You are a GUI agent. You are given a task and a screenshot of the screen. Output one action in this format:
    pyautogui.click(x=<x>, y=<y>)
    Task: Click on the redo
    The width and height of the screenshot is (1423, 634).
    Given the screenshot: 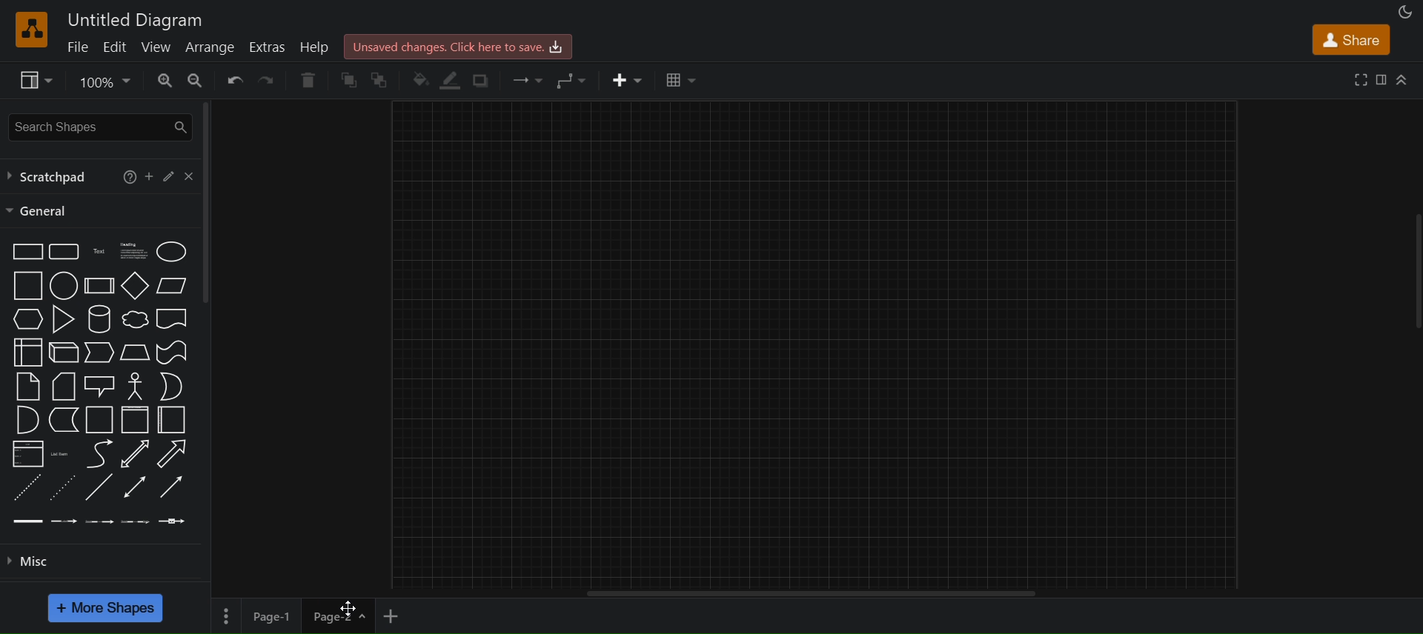 What is the action you would take?
    pyautogui.click(x=265, y=80)
    